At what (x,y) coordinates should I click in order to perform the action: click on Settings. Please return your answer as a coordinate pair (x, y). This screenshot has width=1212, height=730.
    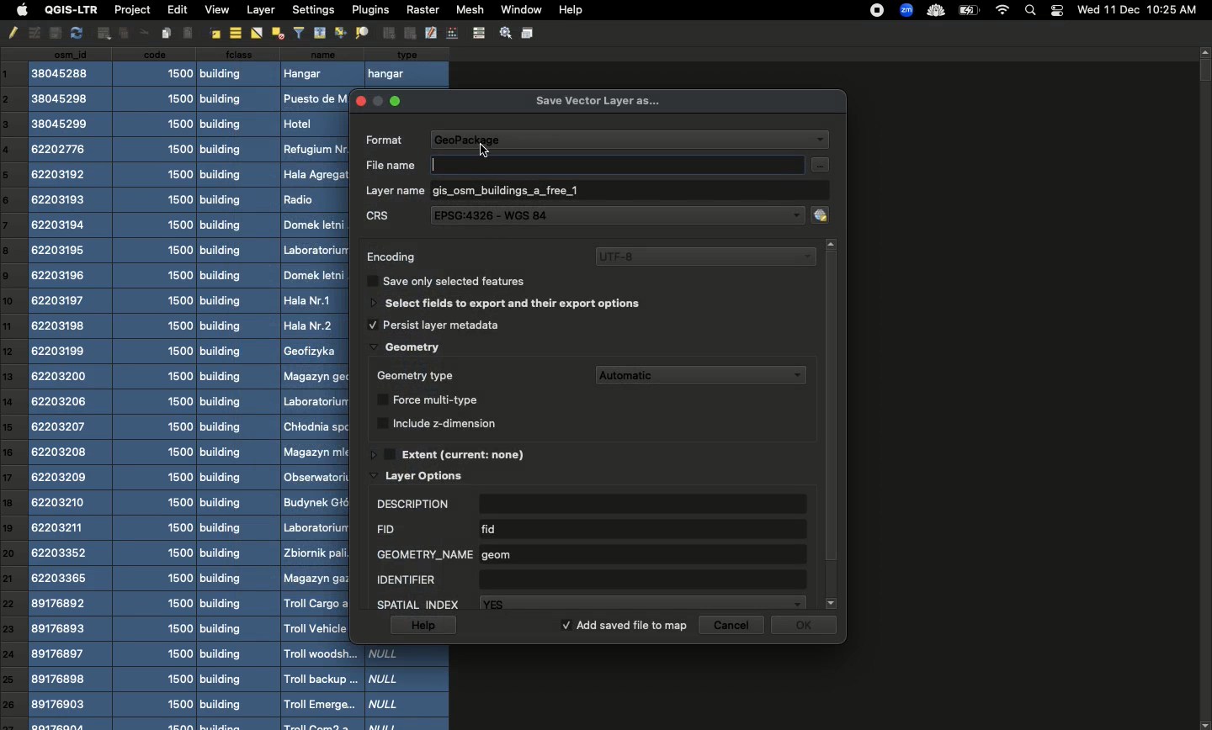
    Looking at the image, I should click on (503, 32).